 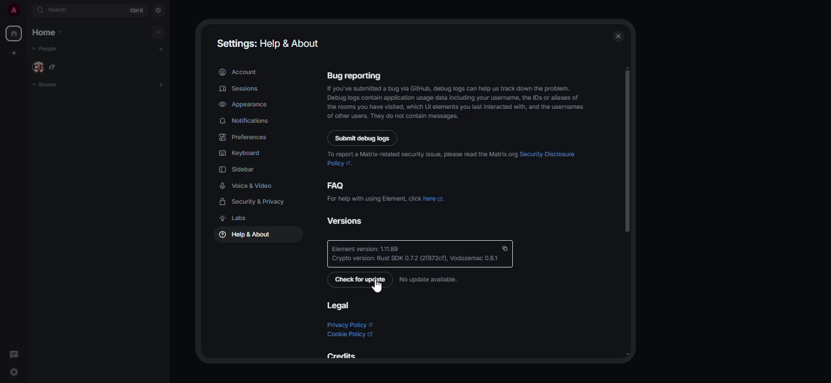 What do you see at coordinates (246, 121) in the screenshot?
I see `notifications` at bounding box center [246, 121].